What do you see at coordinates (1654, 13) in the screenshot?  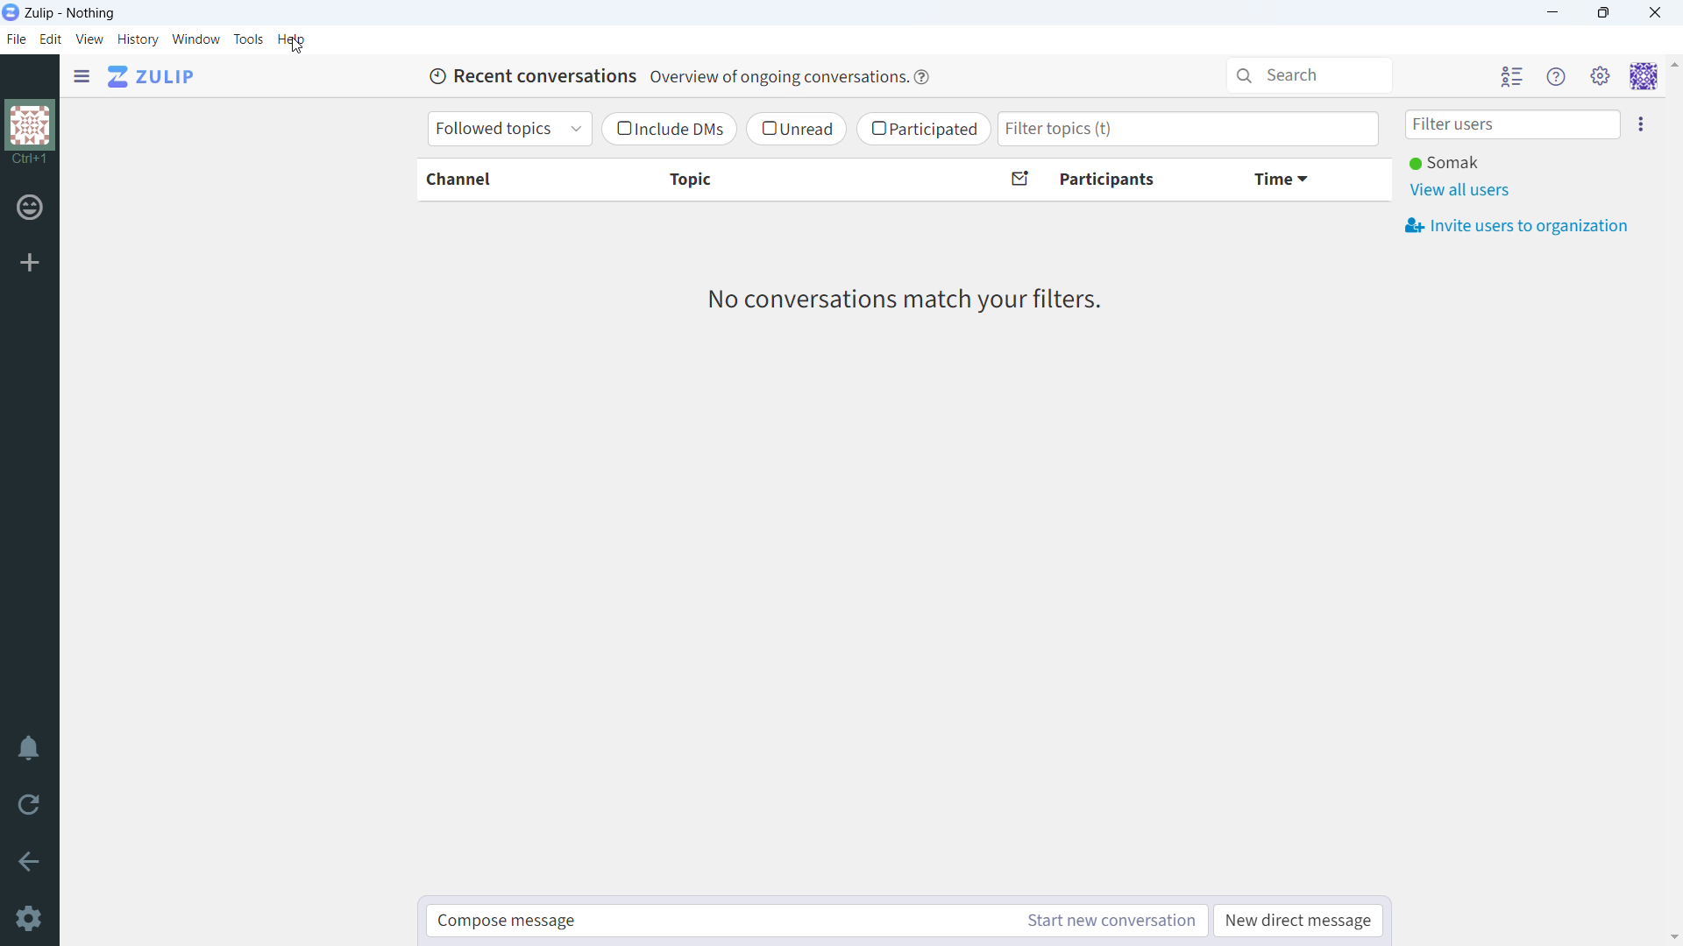 I see `close` at bounding box center [1654, 13].